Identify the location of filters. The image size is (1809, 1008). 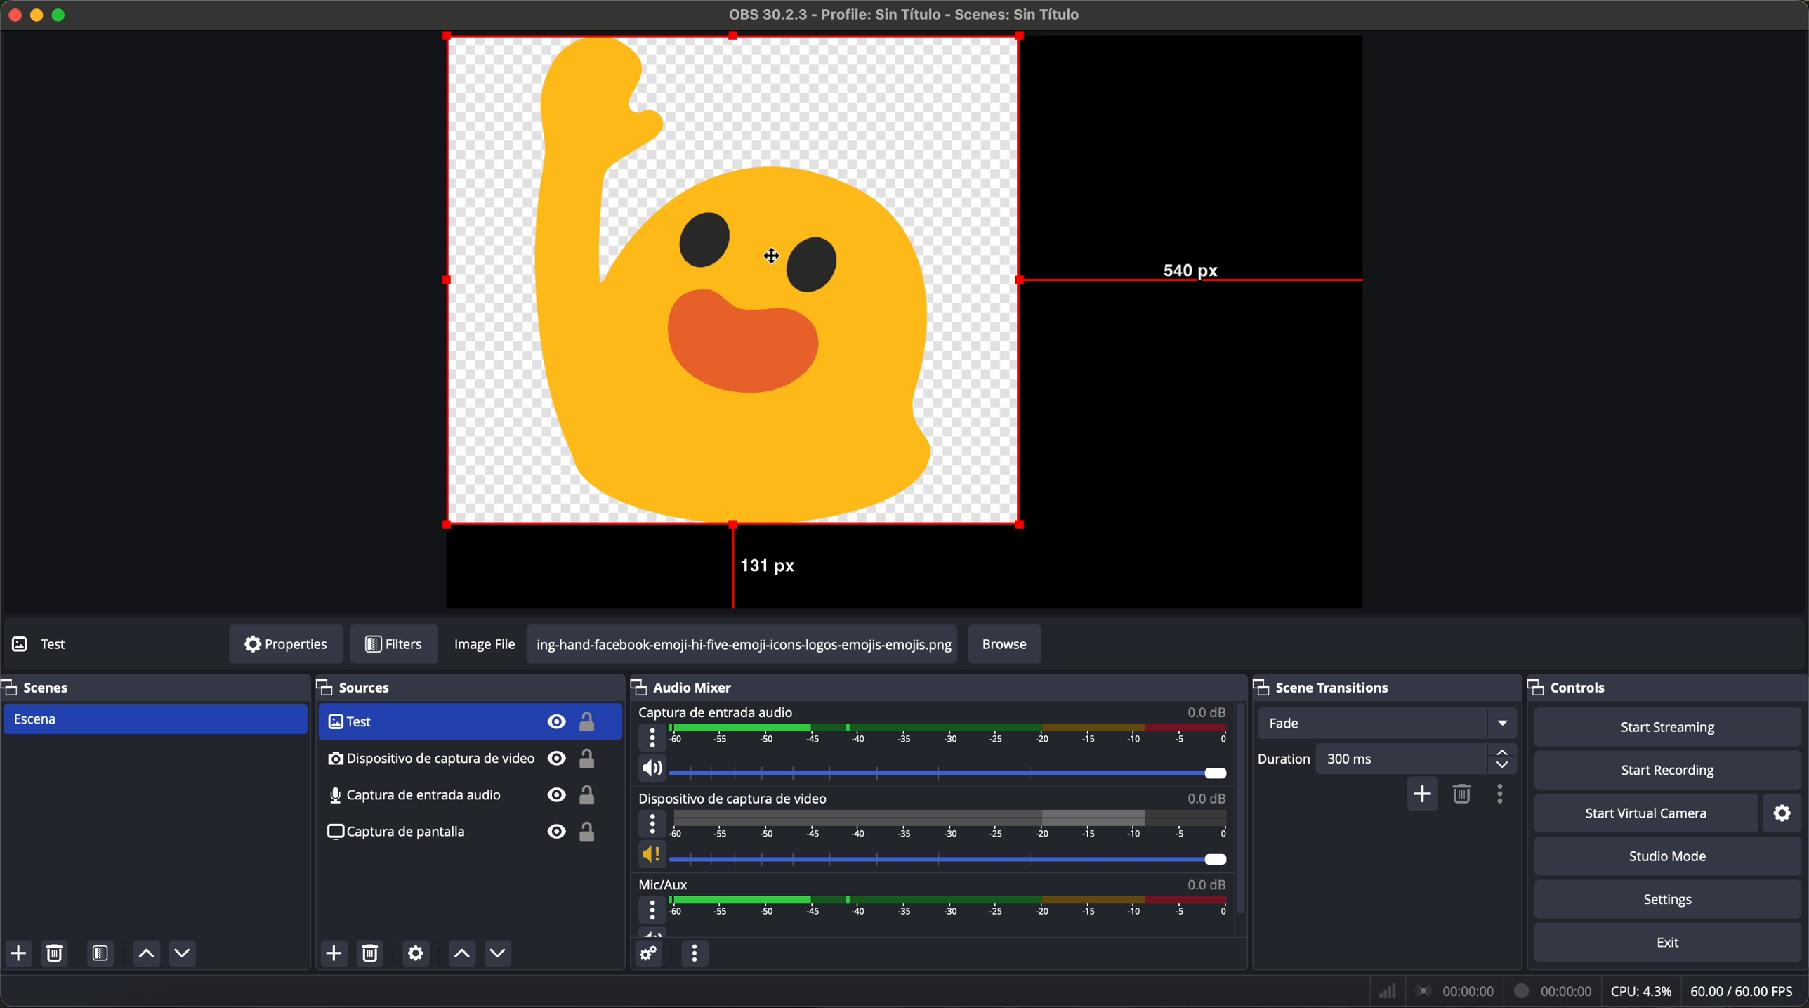
(393, 645).